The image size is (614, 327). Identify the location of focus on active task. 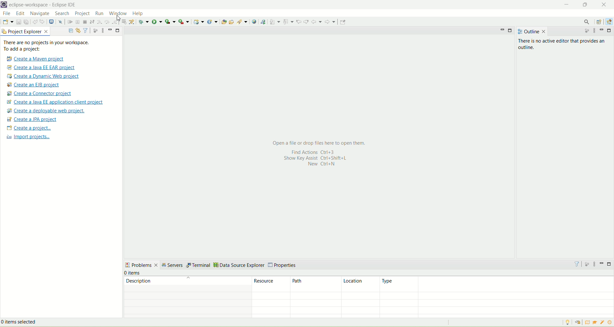
(586, 32).